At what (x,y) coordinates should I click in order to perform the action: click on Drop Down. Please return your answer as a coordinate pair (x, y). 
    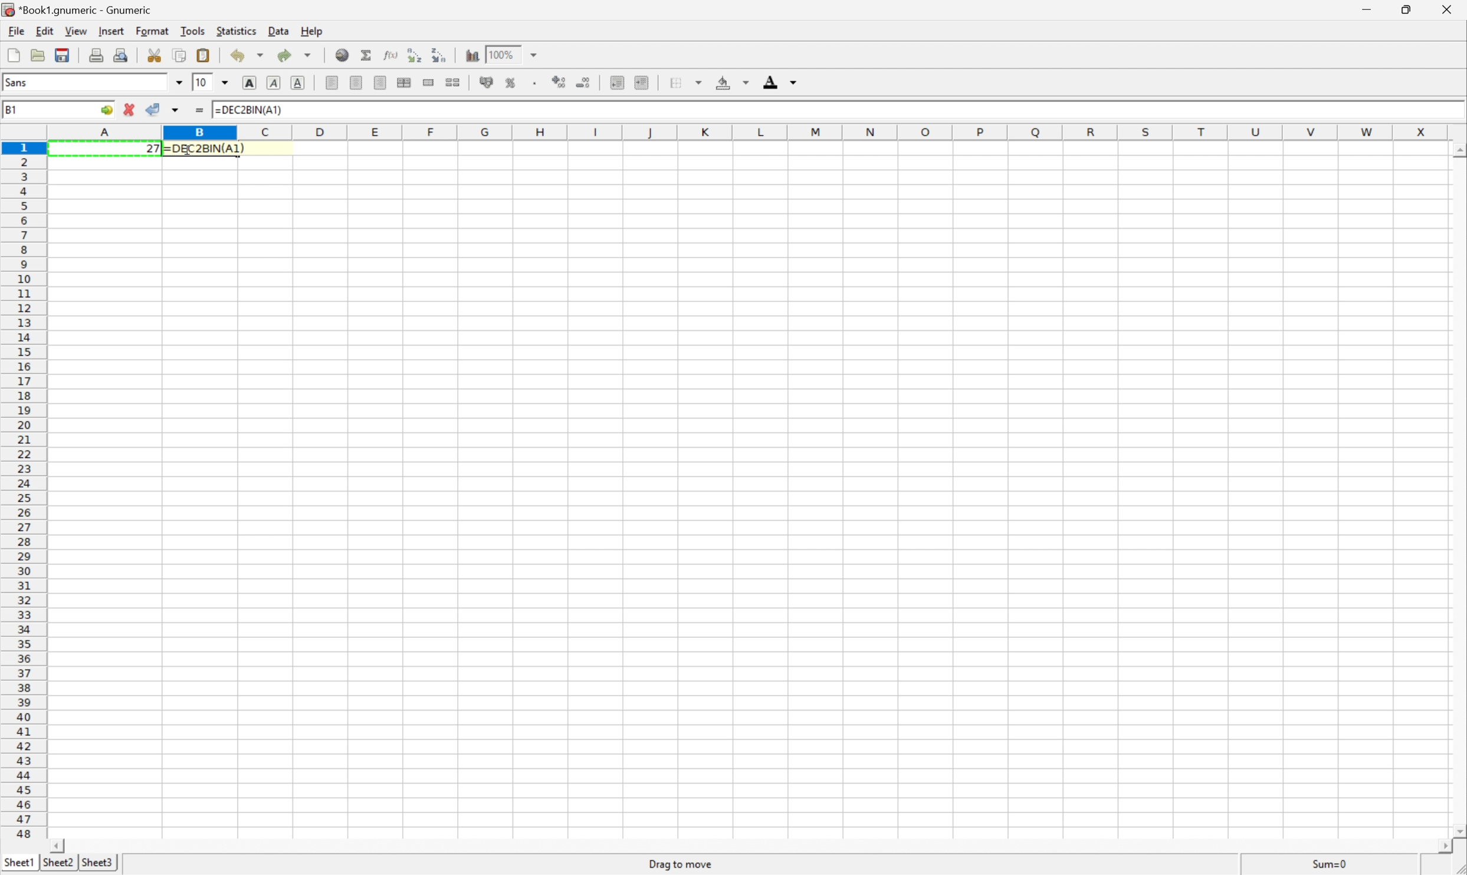
    Looking at the image, I should click on (180, 83).